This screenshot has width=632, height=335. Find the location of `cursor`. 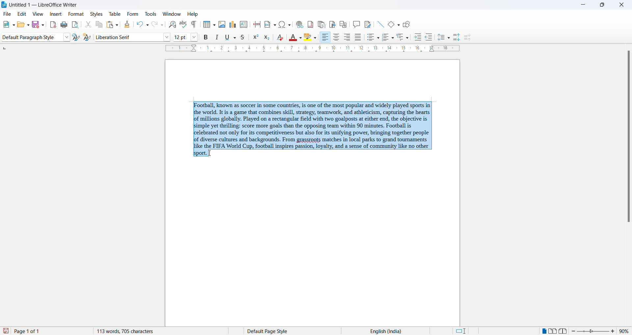

cursor is located at coordinates (210, 155).